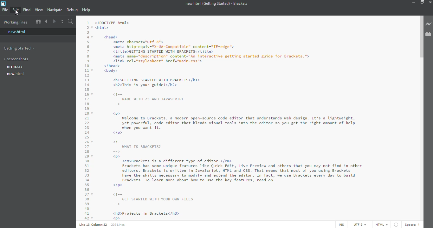 Image resolution: width=433 pixels, height=228 pixels. What do you see at coordinates (422, 2) in the screenshot?
I see `maximize` at bounding box center [422, 2].